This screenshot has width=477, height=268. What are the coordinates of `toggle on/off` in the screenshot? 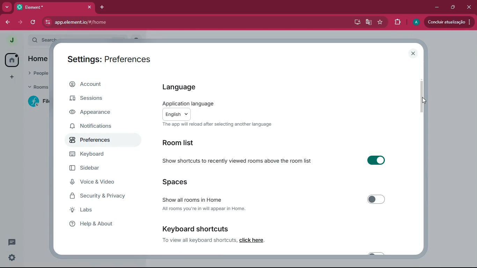 It's located at (376, 160).